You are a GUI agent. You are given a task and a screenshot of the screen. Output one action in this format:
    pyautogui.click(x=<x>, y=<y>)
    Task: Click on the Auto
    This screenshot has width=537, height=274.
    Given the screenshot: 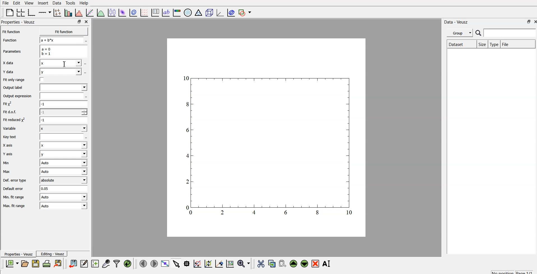 What is the action you would take?
    pyautogui.click(x=64, y=172)
    